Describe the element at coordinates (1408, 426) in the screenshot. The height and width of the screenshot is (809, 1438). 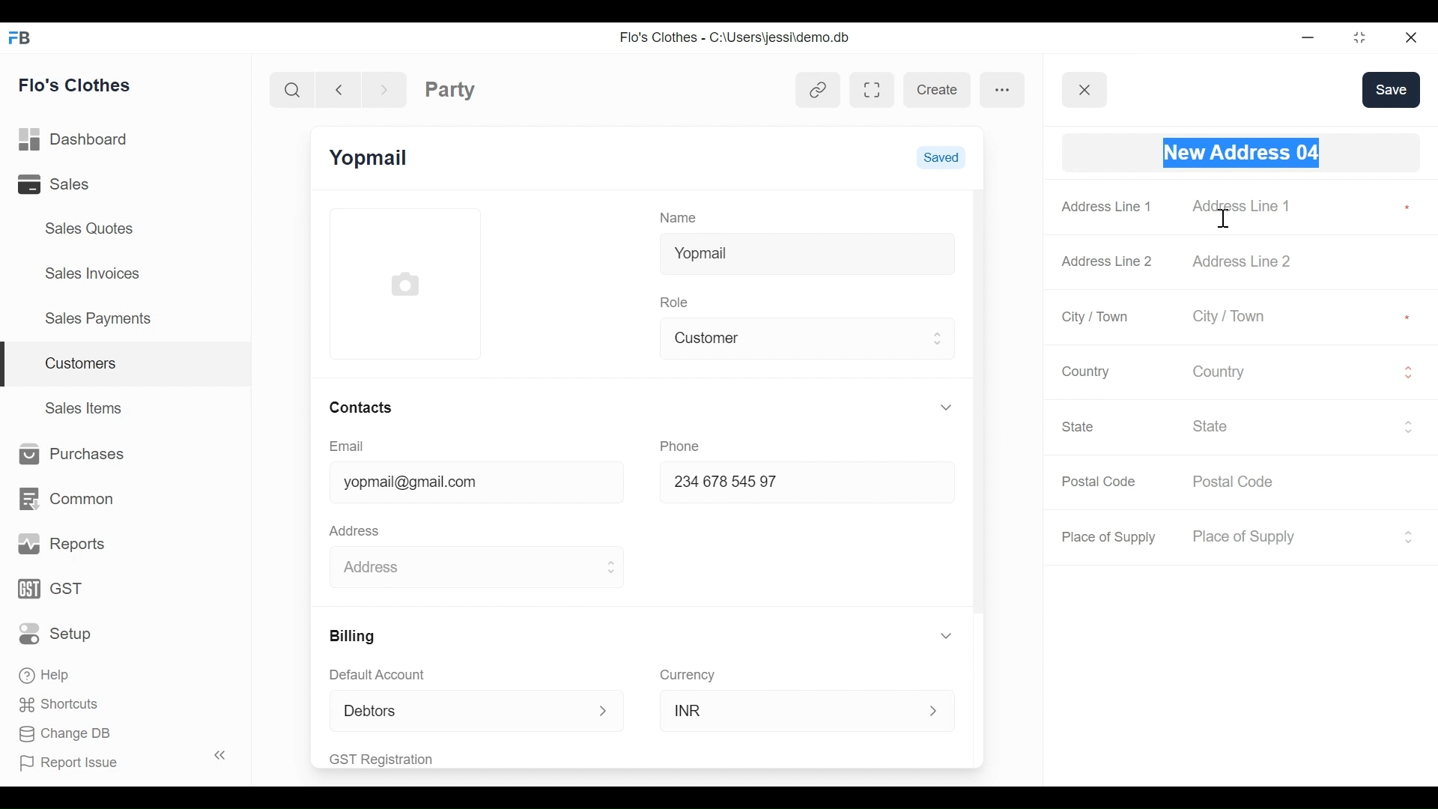
I see `Expand` at that location.